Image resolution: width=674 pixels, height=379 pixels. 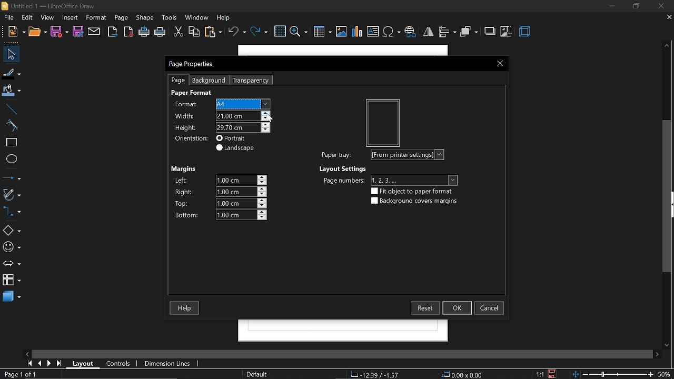 I want to click on 1.00cm, so click(x=242, y=215).